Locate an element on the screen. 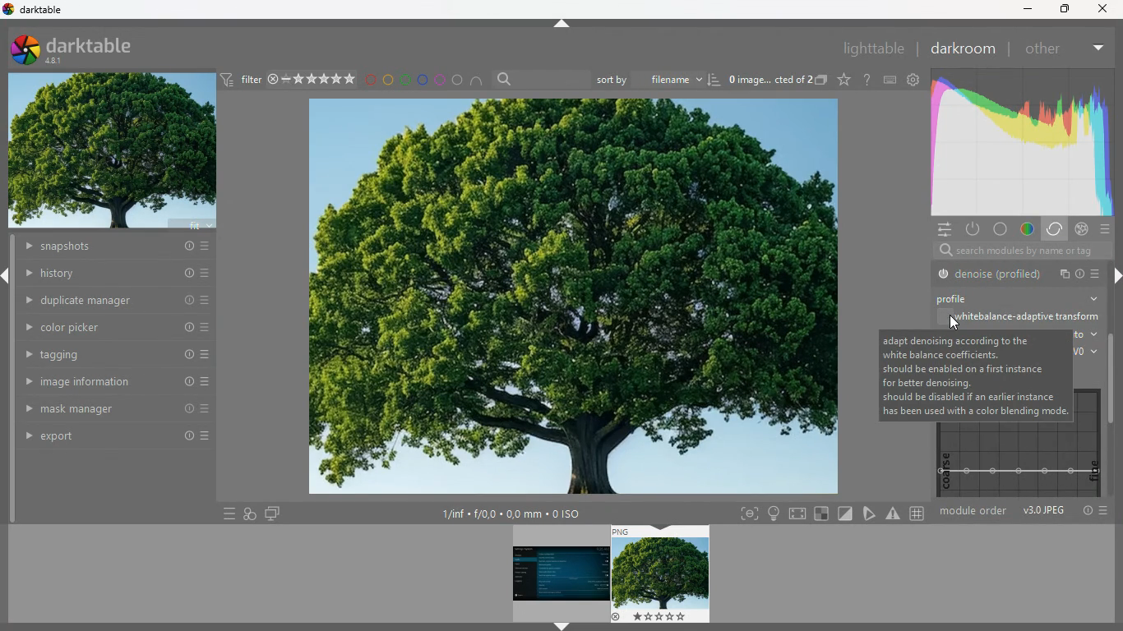 This screenshot has height=631, width=1123. lighttable is located at coordinates (873, 50).